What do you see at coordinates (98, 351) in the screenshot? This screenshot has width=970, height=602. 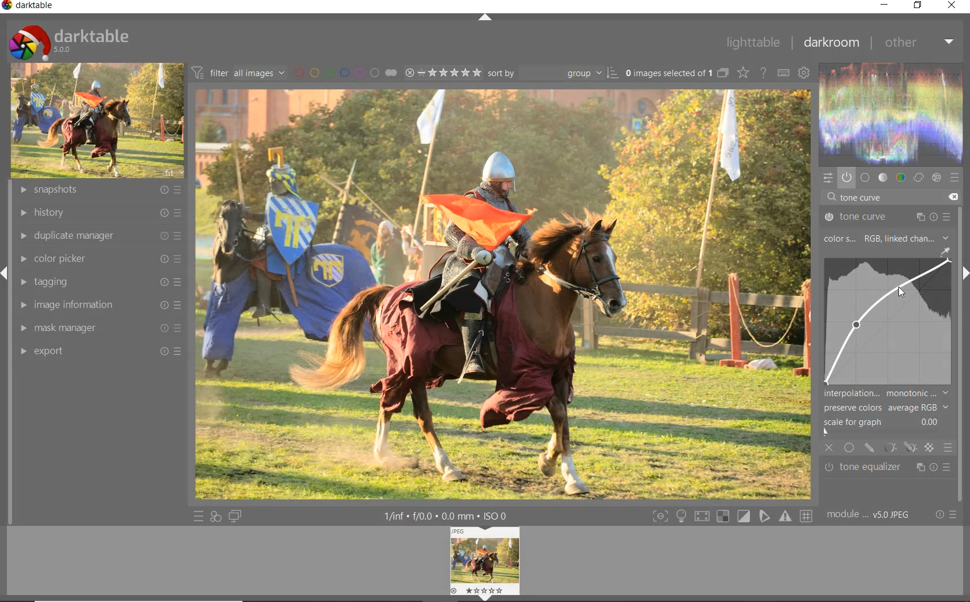 I see `export` at bounding box center [98, 351].